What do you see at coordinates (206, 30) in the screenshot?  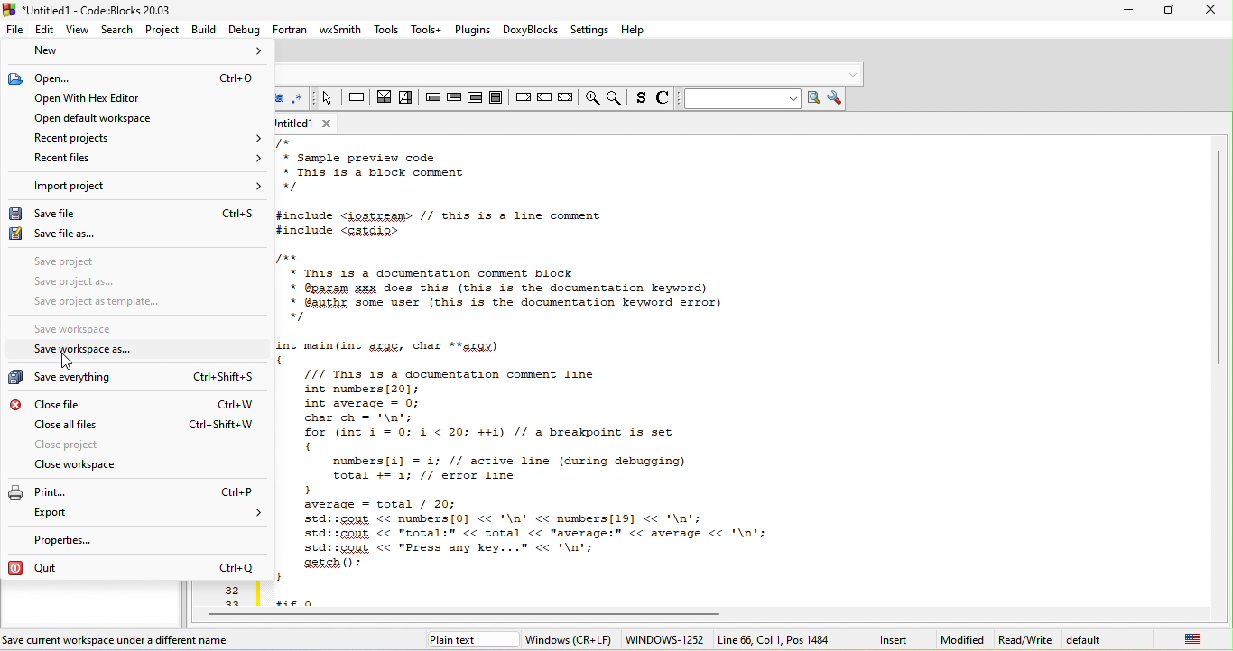 I see `build` at bounding box center [206, 30].